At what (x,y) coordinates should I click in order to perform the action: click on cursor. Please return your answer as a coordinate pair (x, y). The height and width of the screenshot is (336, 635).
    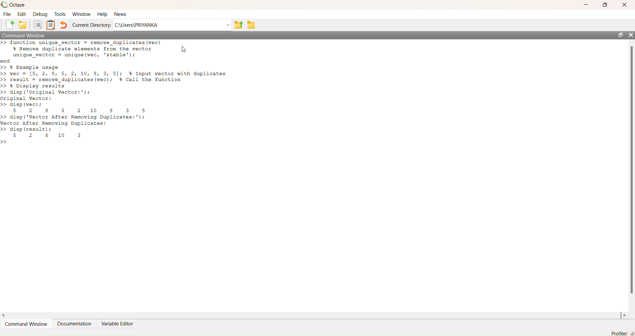
    Looking at the image, I should click on (184, 49).